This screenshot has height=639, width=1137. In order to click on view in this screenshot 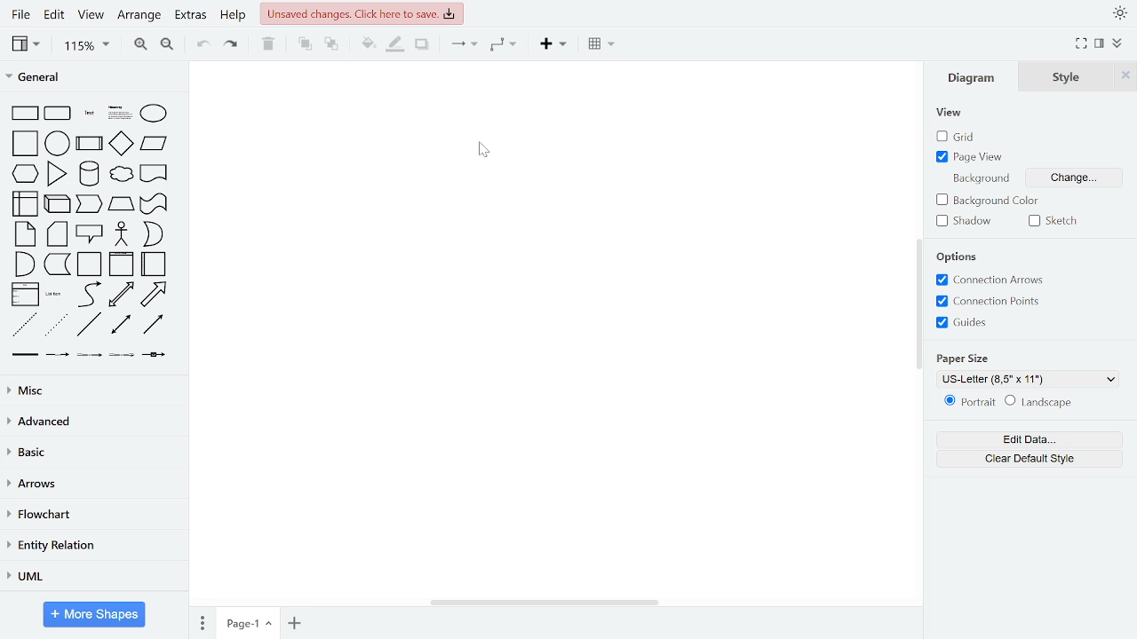, I will do `click(93, 15)`.